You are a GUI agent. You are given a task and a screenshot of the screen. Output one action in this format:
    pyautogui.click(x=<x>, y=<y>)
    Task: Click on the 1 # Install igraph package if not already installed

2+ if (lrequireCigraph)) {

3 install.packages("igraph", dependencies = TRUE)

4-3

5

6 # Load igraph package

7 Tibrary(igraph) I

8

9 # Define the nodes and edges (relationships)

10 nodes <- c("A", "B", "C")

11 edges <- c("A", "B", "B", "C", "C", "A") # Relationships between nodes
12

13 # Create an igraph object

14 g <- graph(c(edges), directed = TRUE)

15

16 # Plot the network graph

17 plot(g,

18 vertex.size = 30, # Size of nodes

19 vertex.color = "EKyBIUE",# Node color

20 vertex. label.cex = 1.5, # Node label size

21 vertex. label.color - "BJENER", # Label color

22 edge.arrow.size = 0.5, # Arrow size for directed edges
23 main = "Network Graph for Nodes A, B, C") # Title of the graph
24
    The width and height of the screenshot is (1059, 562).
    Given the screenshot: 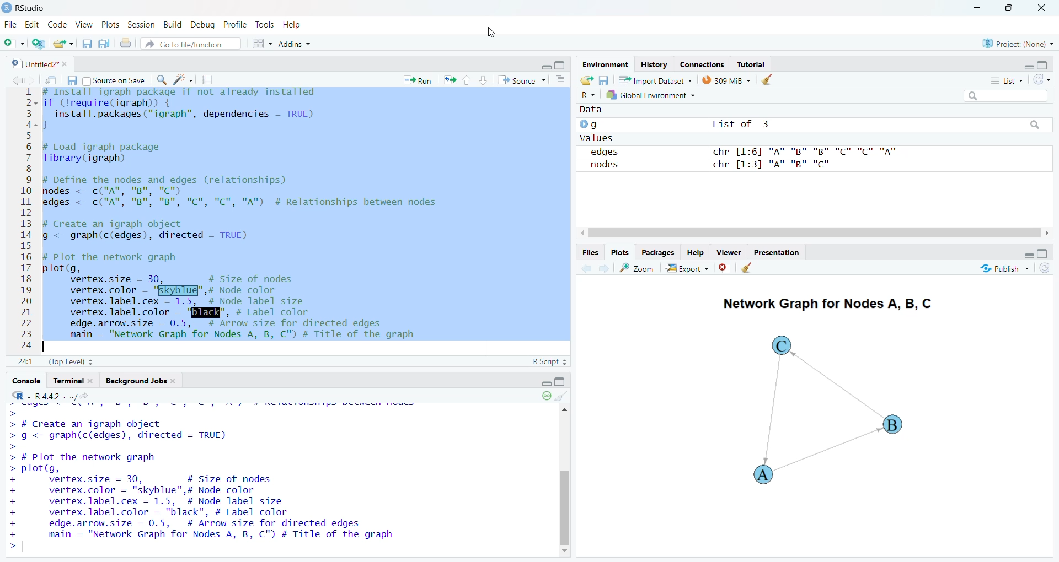 What is the action you would take?
    pyautogui.click(x=231, y=219)
    